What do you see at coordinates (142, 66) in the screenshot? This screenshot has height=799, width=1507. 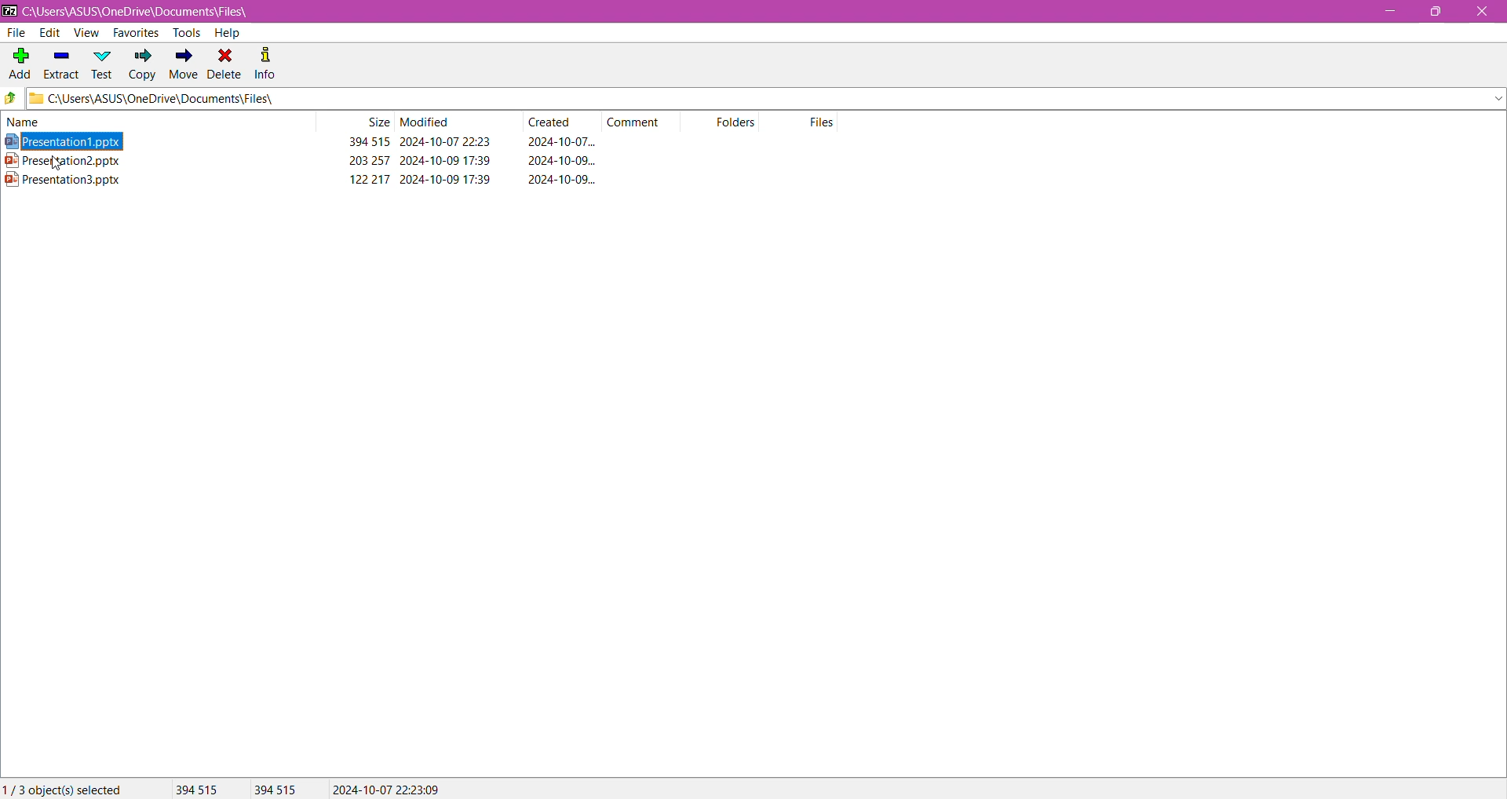 I see `Copy` at bounding box center [142, 66].